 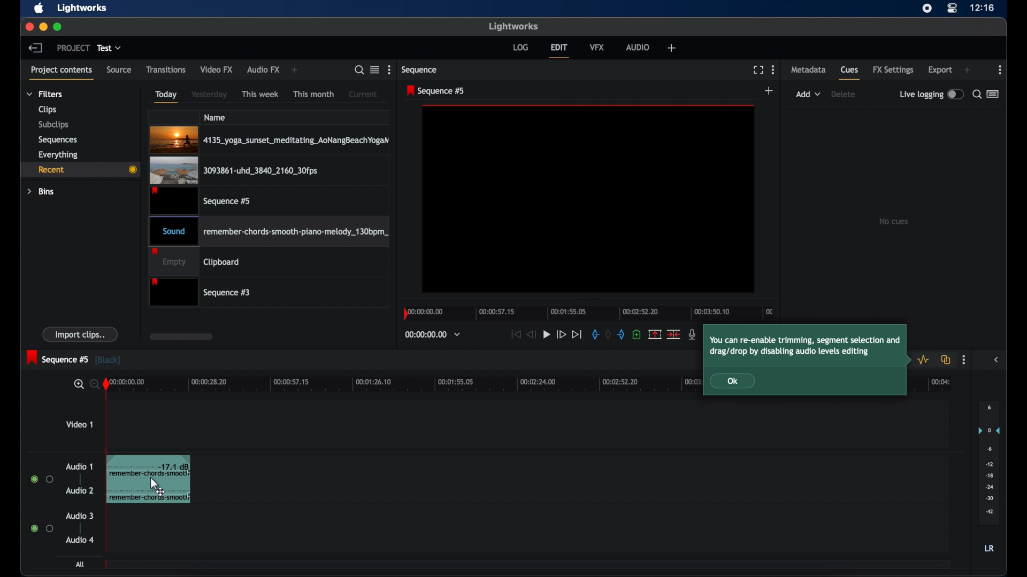 What do you see at coordinates (80, 466) in the screenshot?
I see `audio 1` at bounding box center [80, 466].